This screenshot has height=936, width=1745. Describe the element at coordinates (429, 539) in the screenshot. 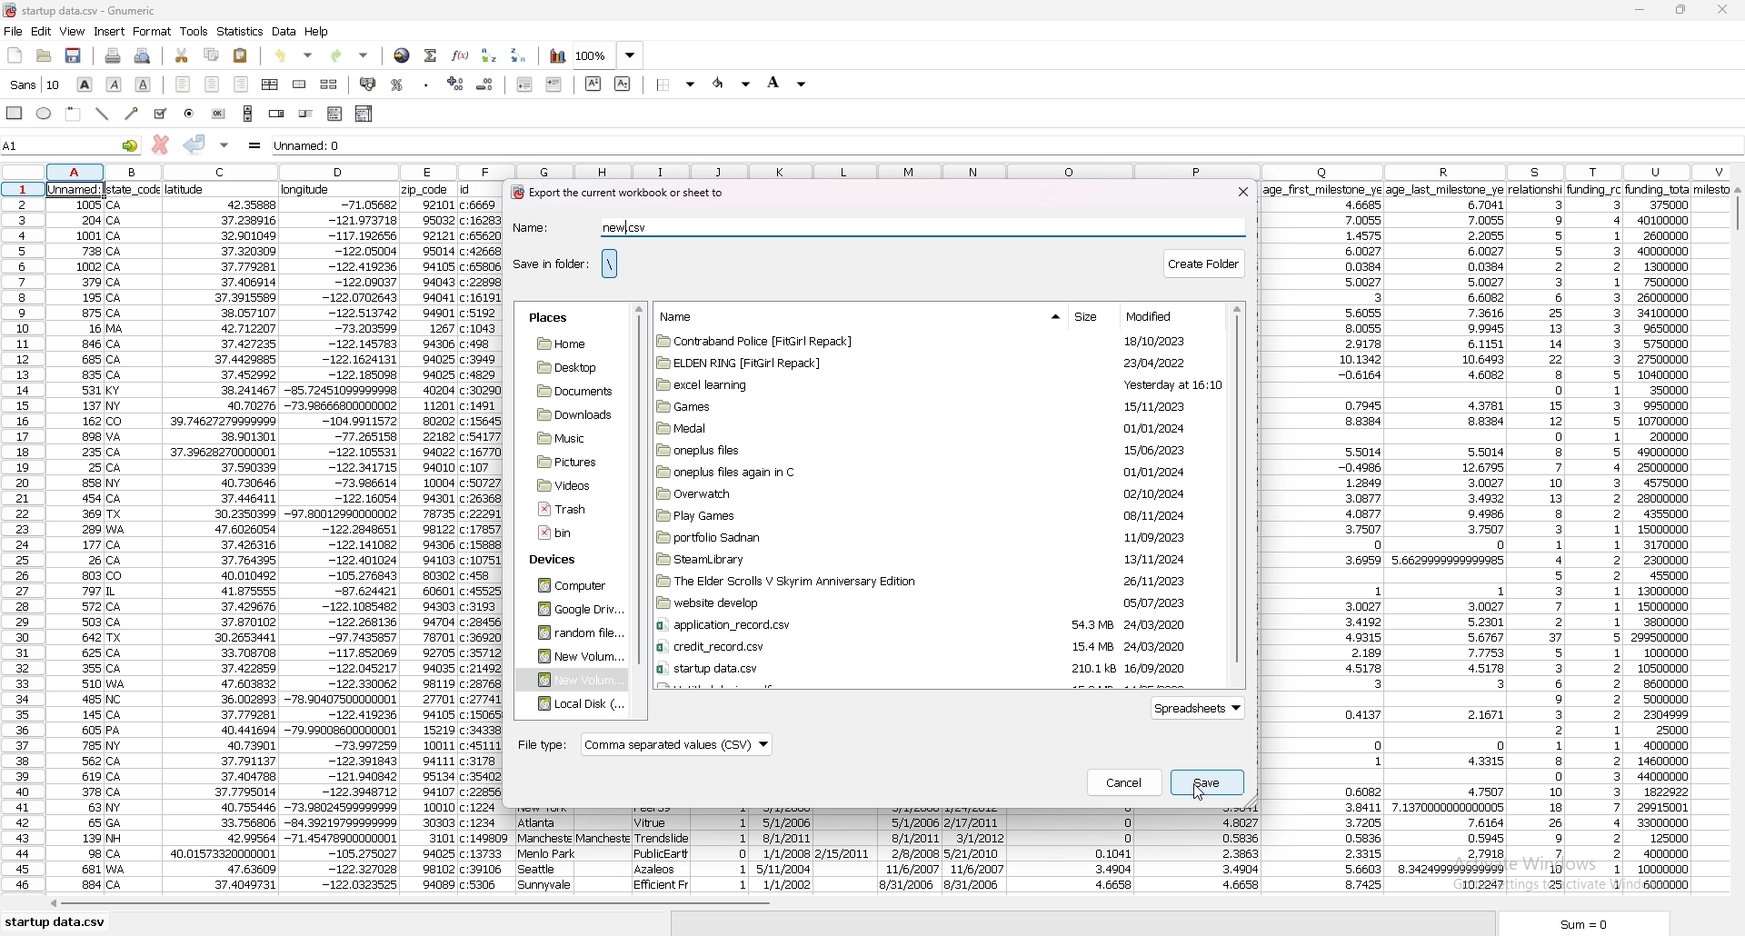

I see `data` at that location.